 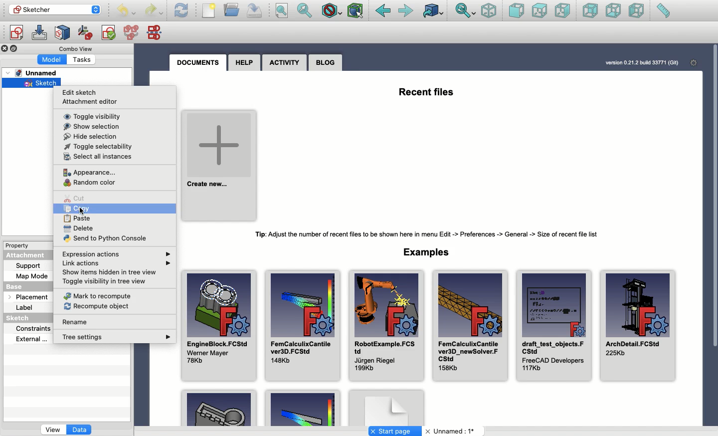 What do you see at coordinates (302, 409) in the screenshot?
I see `Examples` at bounding box center [302, 409].